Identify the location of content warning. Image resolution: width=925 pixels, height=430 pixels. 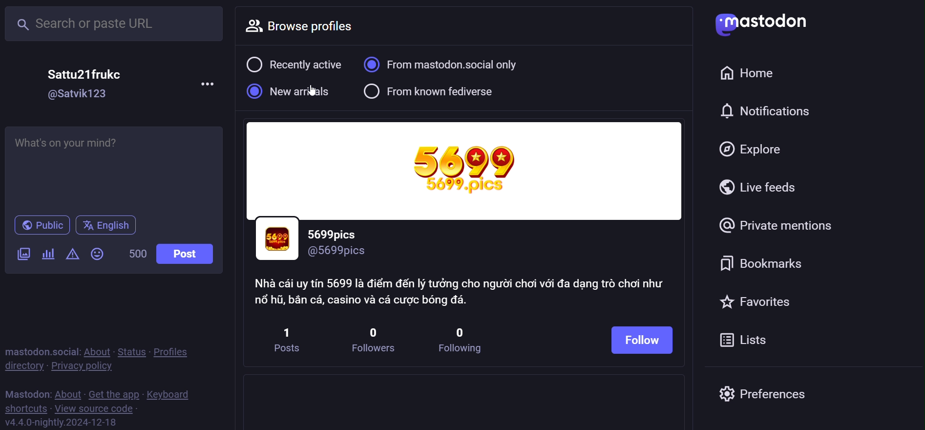
(72, 255).